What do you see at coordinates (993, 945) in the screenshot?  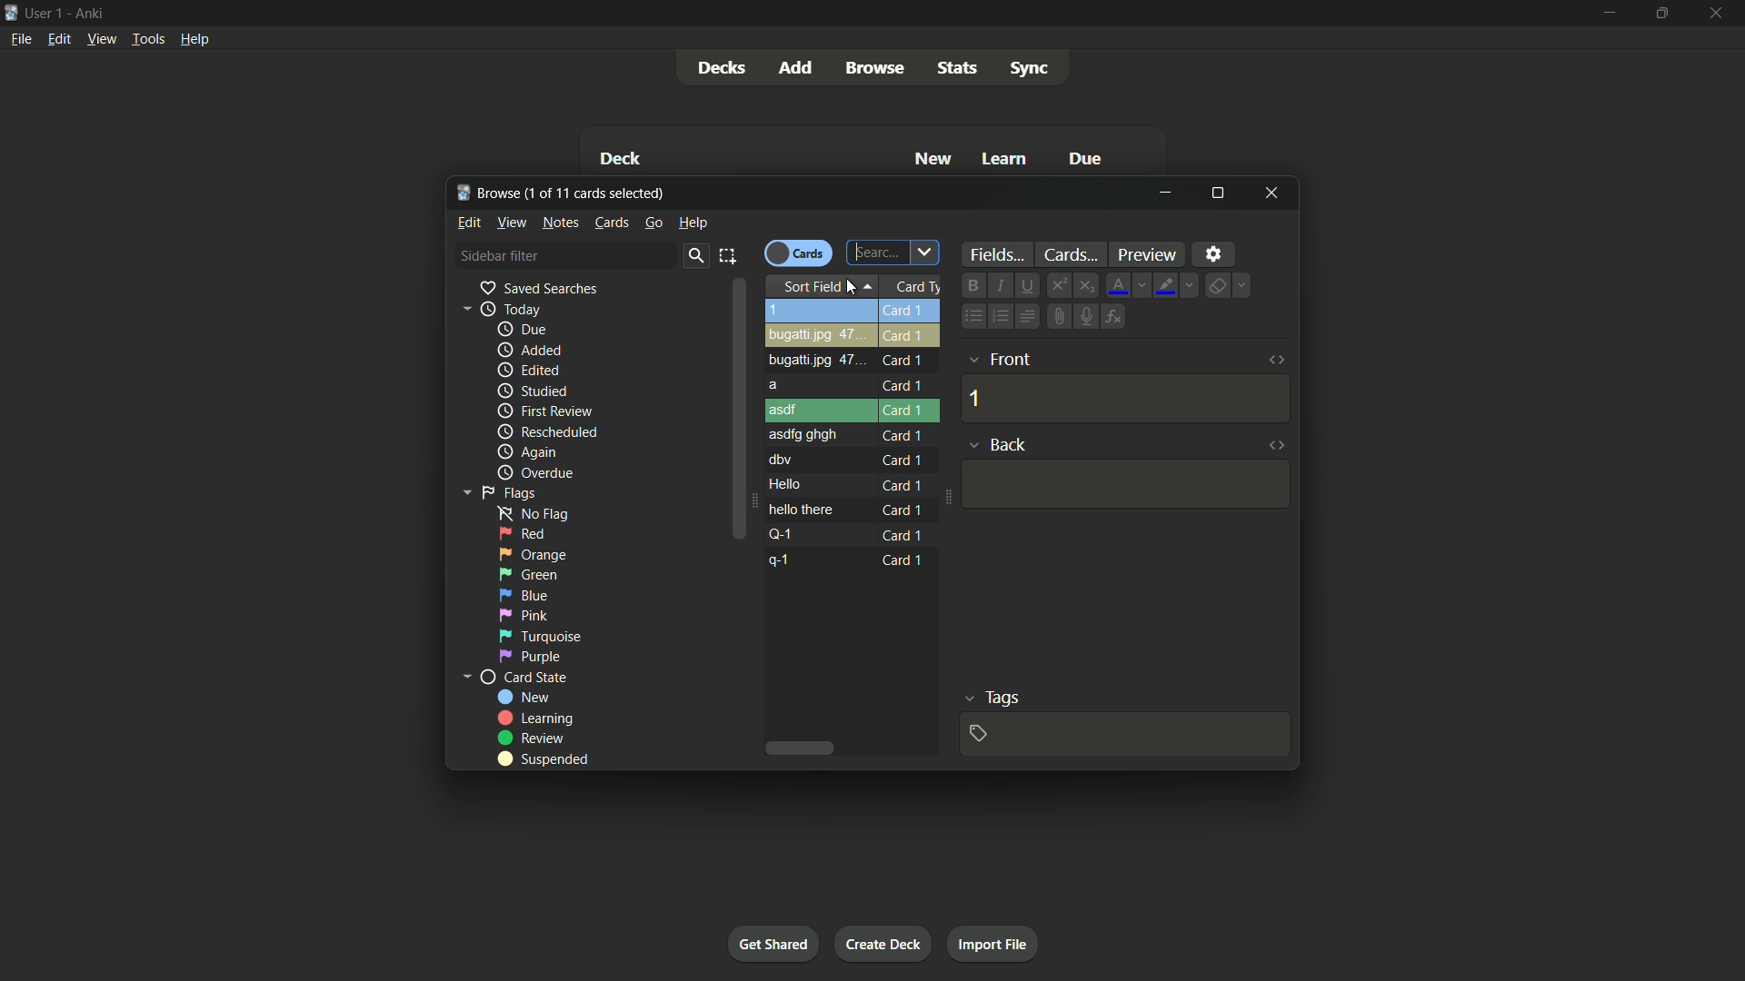 I see `import file` at bounding box center [993, 945].